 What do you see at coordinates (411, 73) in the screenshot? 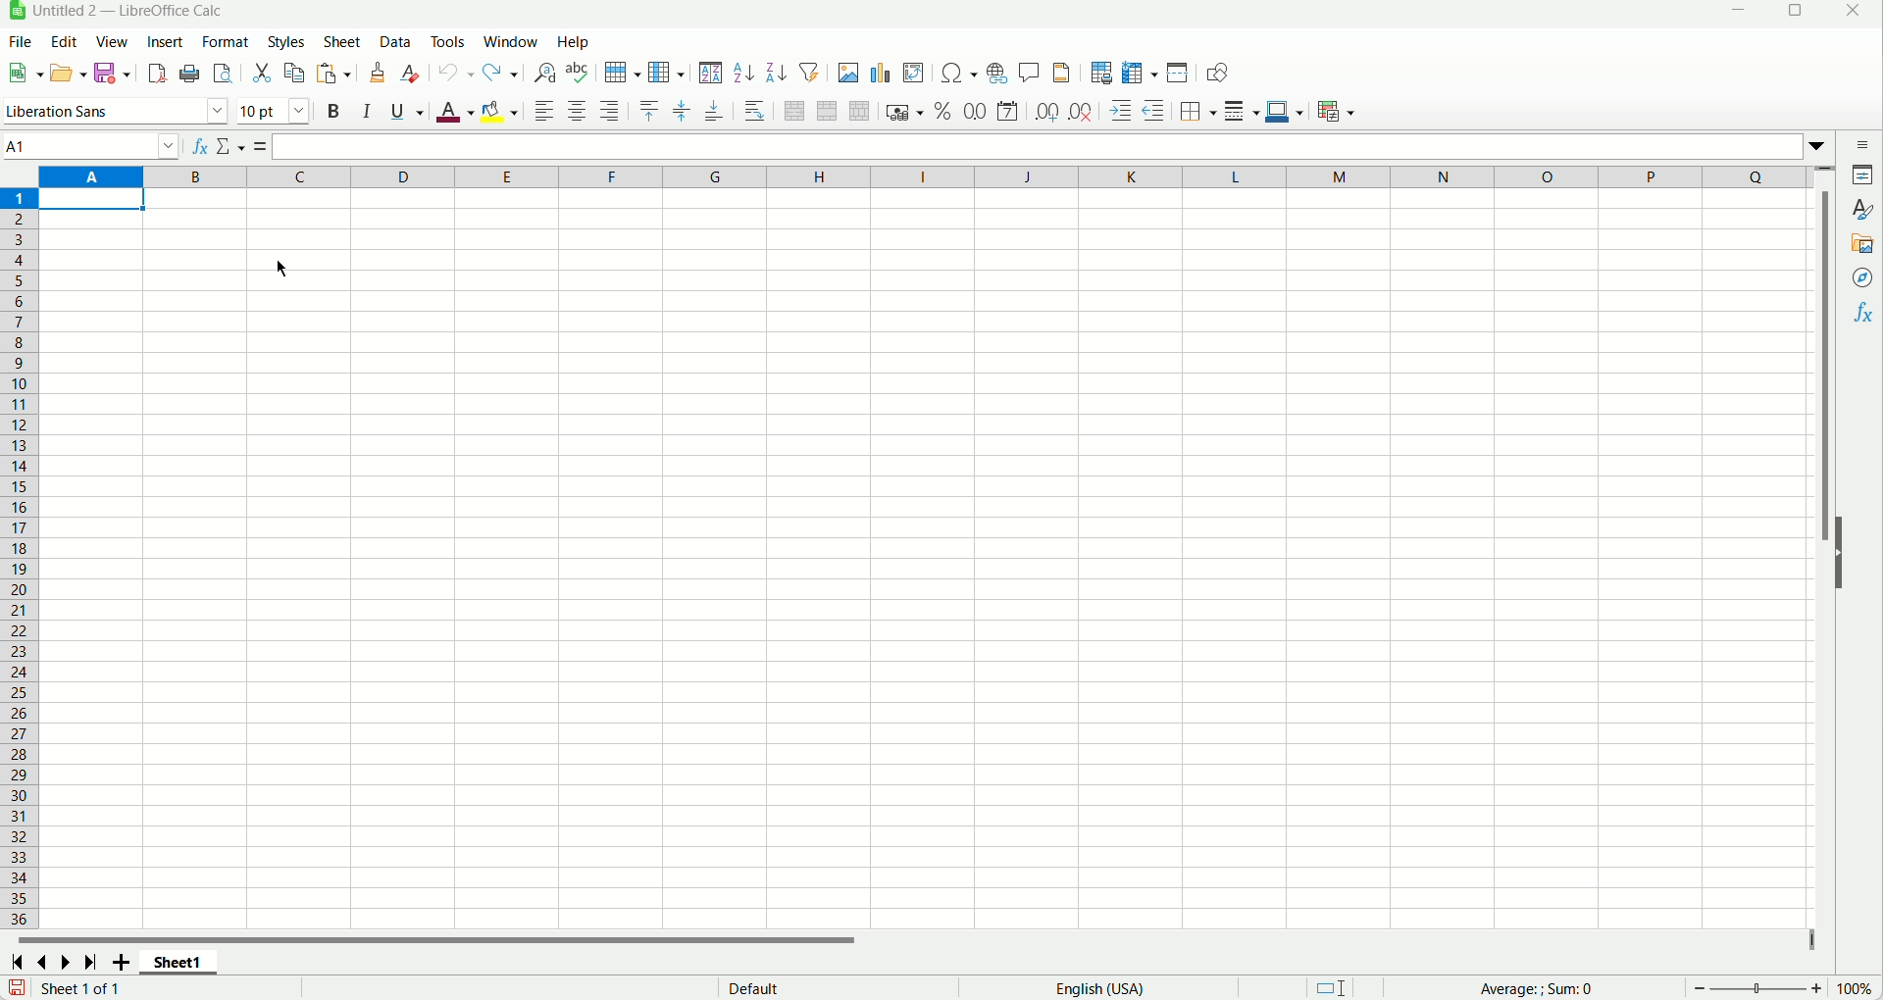
I see `Clear formatting` at bounding box center [411, 73].